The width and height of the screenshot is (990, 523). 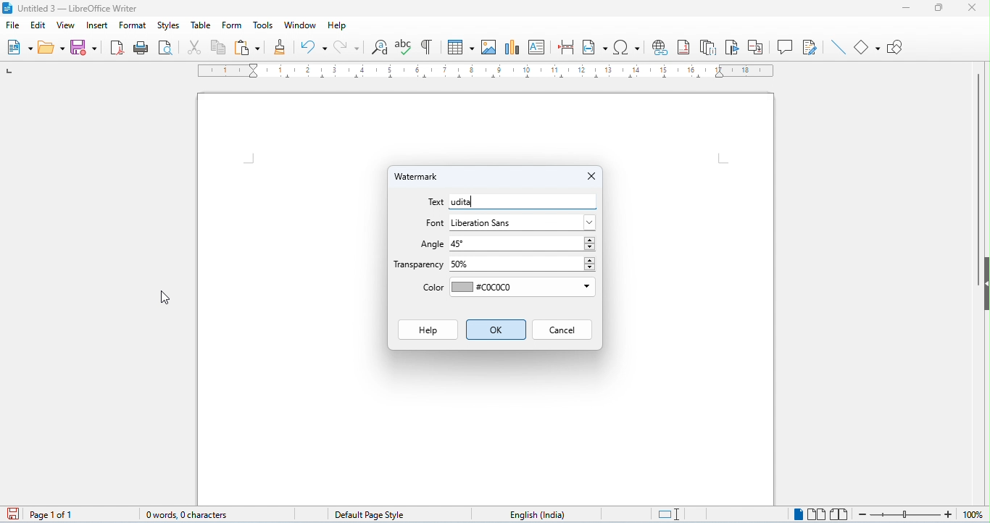 I want to click on styles, so click(x=168, y=25).